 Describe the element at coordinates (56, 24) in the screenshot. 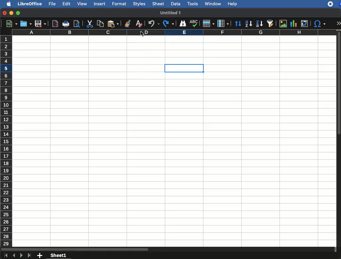

I see `pdf view` at that location.